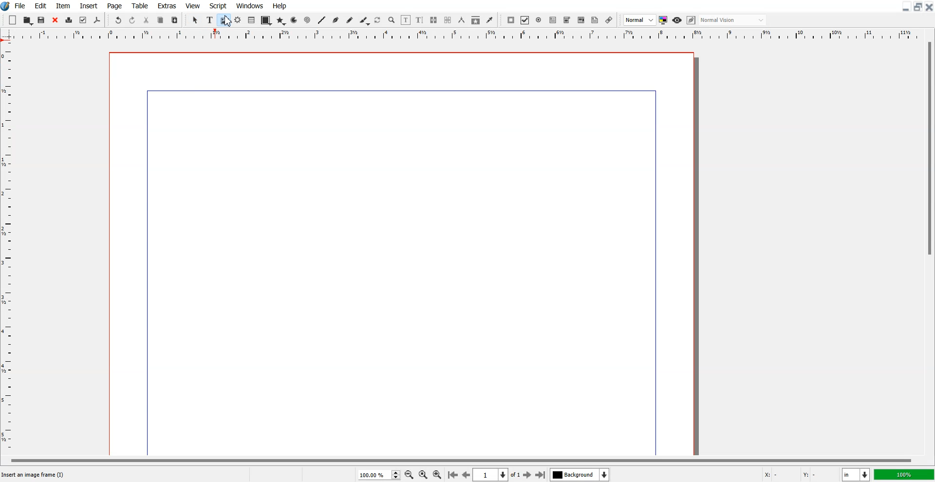  Describe the element at coordinates (581, 20) in the screenshot. I see `PDF List Box` at that location.